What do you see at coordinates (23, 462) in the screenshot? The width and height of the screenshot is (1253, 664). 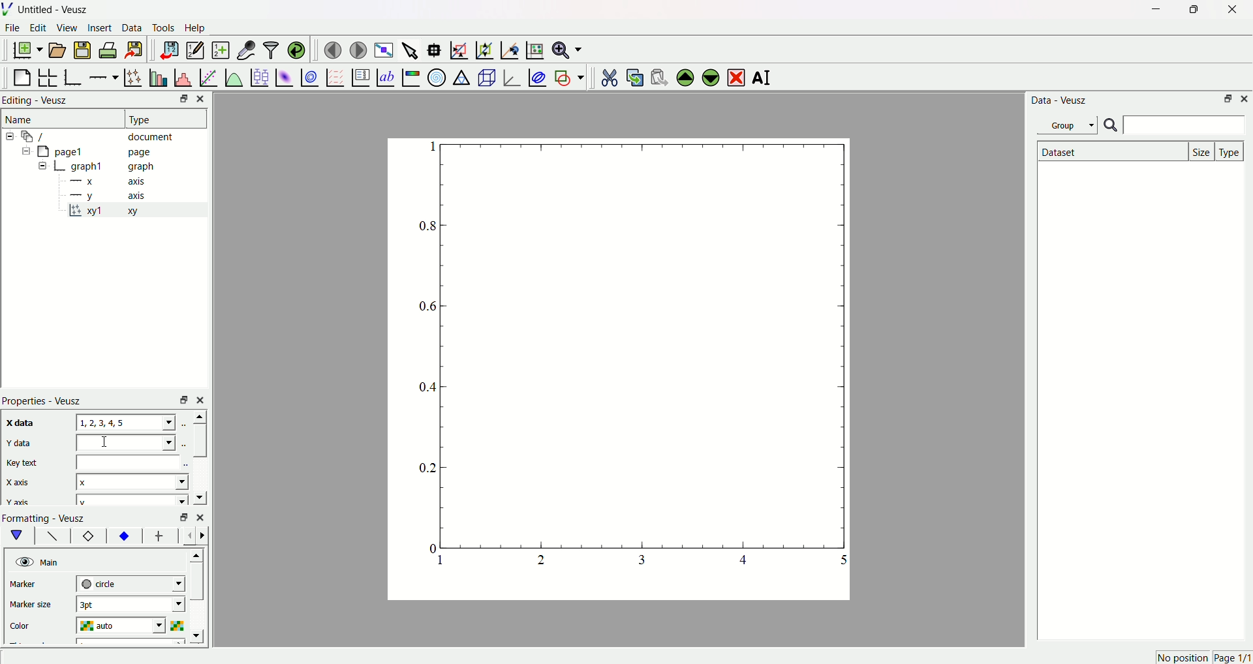 I see `Key text` at bounding box center [23, 462].